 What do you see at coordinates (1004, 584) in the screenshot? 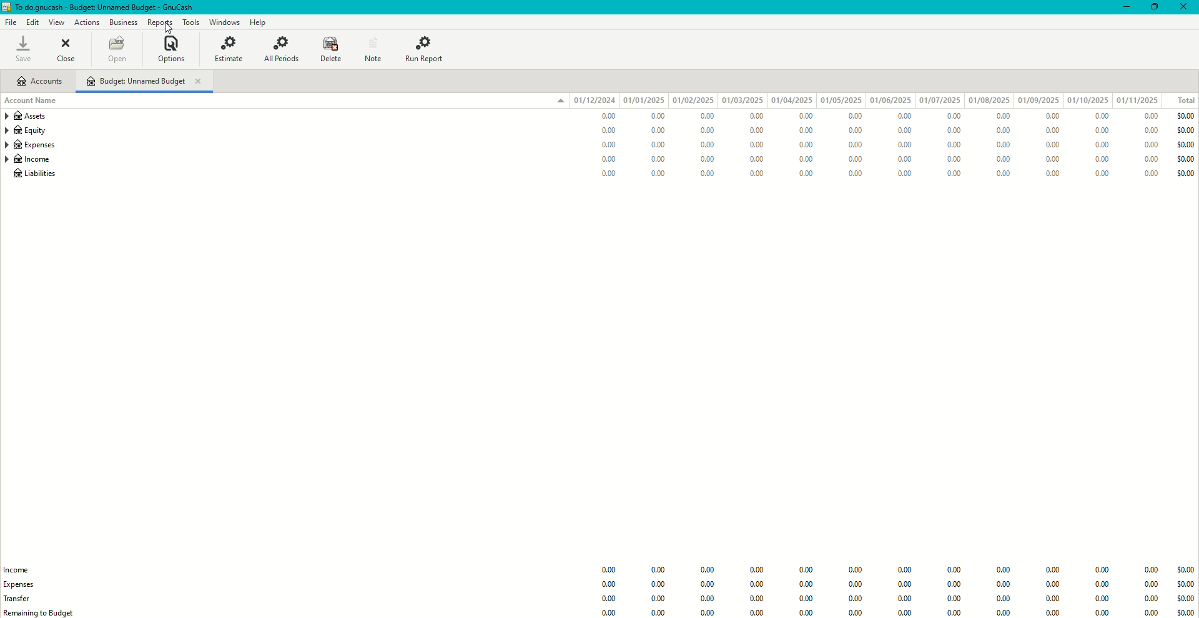
I see `0.00` at bounding box center [1004, 584].